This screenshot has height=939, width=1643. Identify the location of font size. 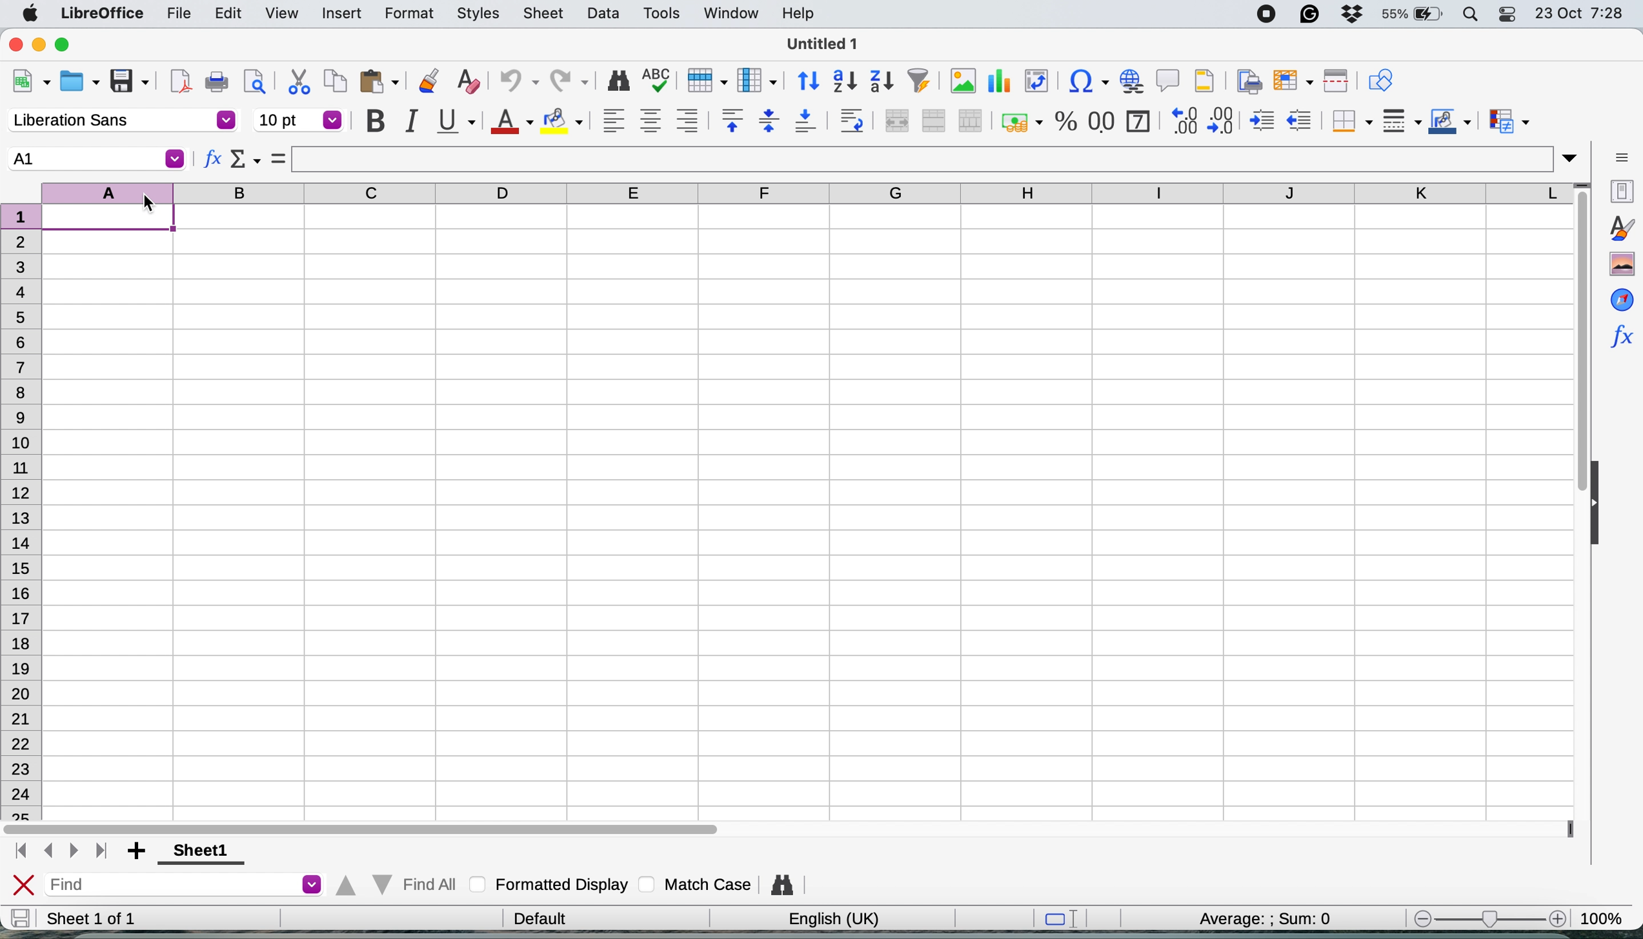
(299, 120).